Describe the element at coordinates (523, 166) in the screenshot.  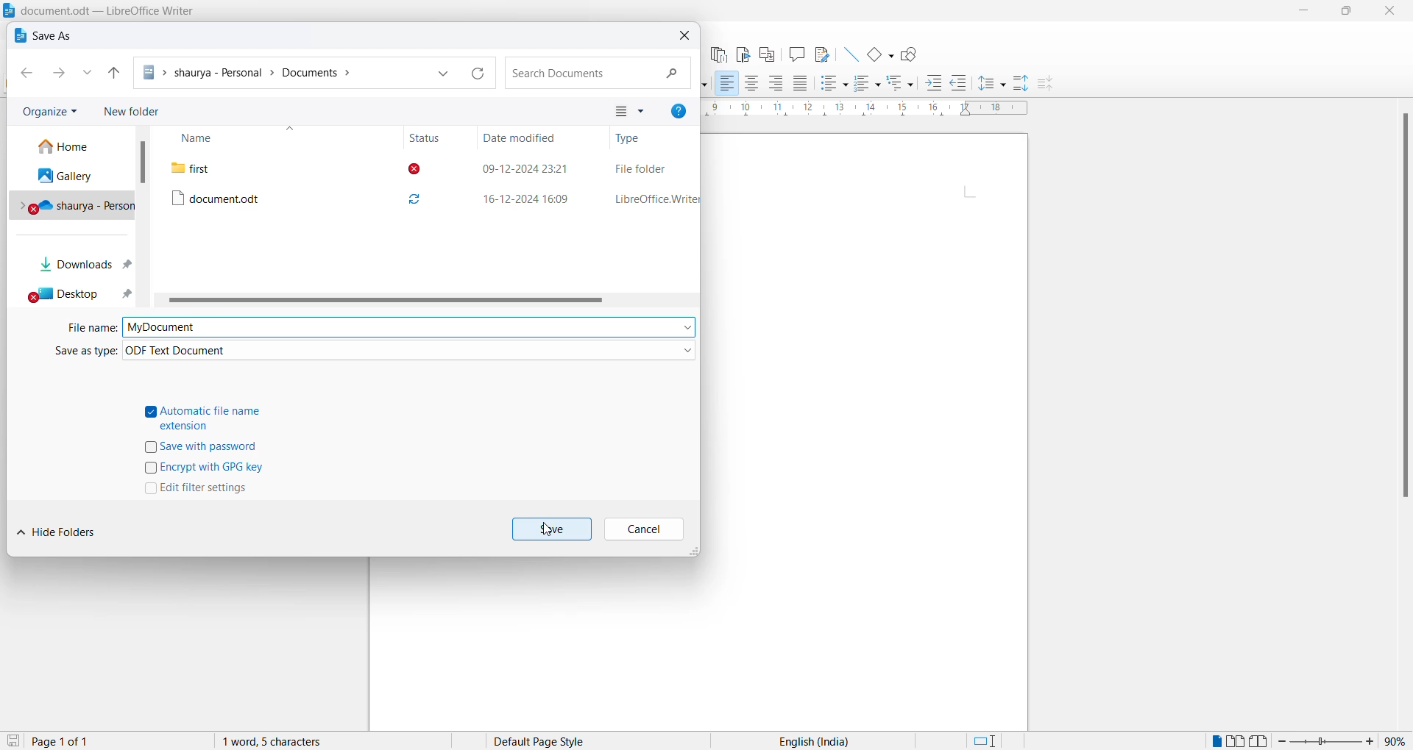
I see `09-12-2014 23:21` at that location.